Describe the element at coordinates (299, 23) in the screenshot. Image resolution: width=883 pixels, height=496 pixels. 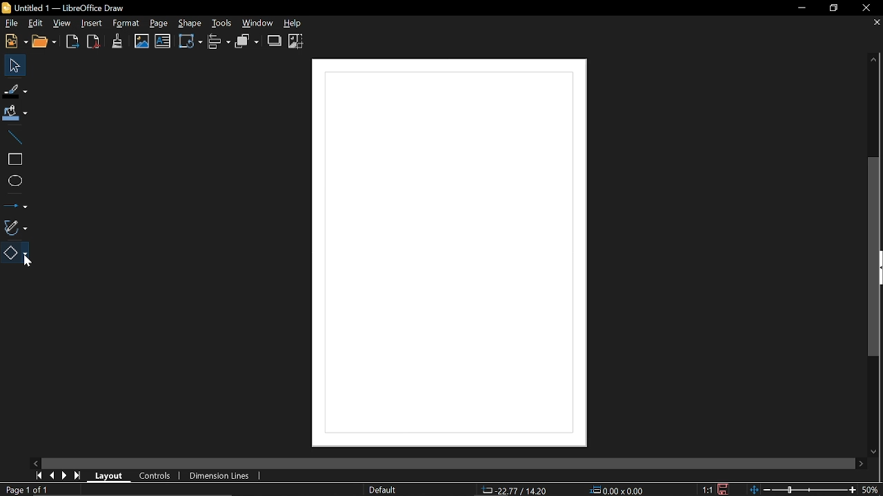
I see `Help` at that location.